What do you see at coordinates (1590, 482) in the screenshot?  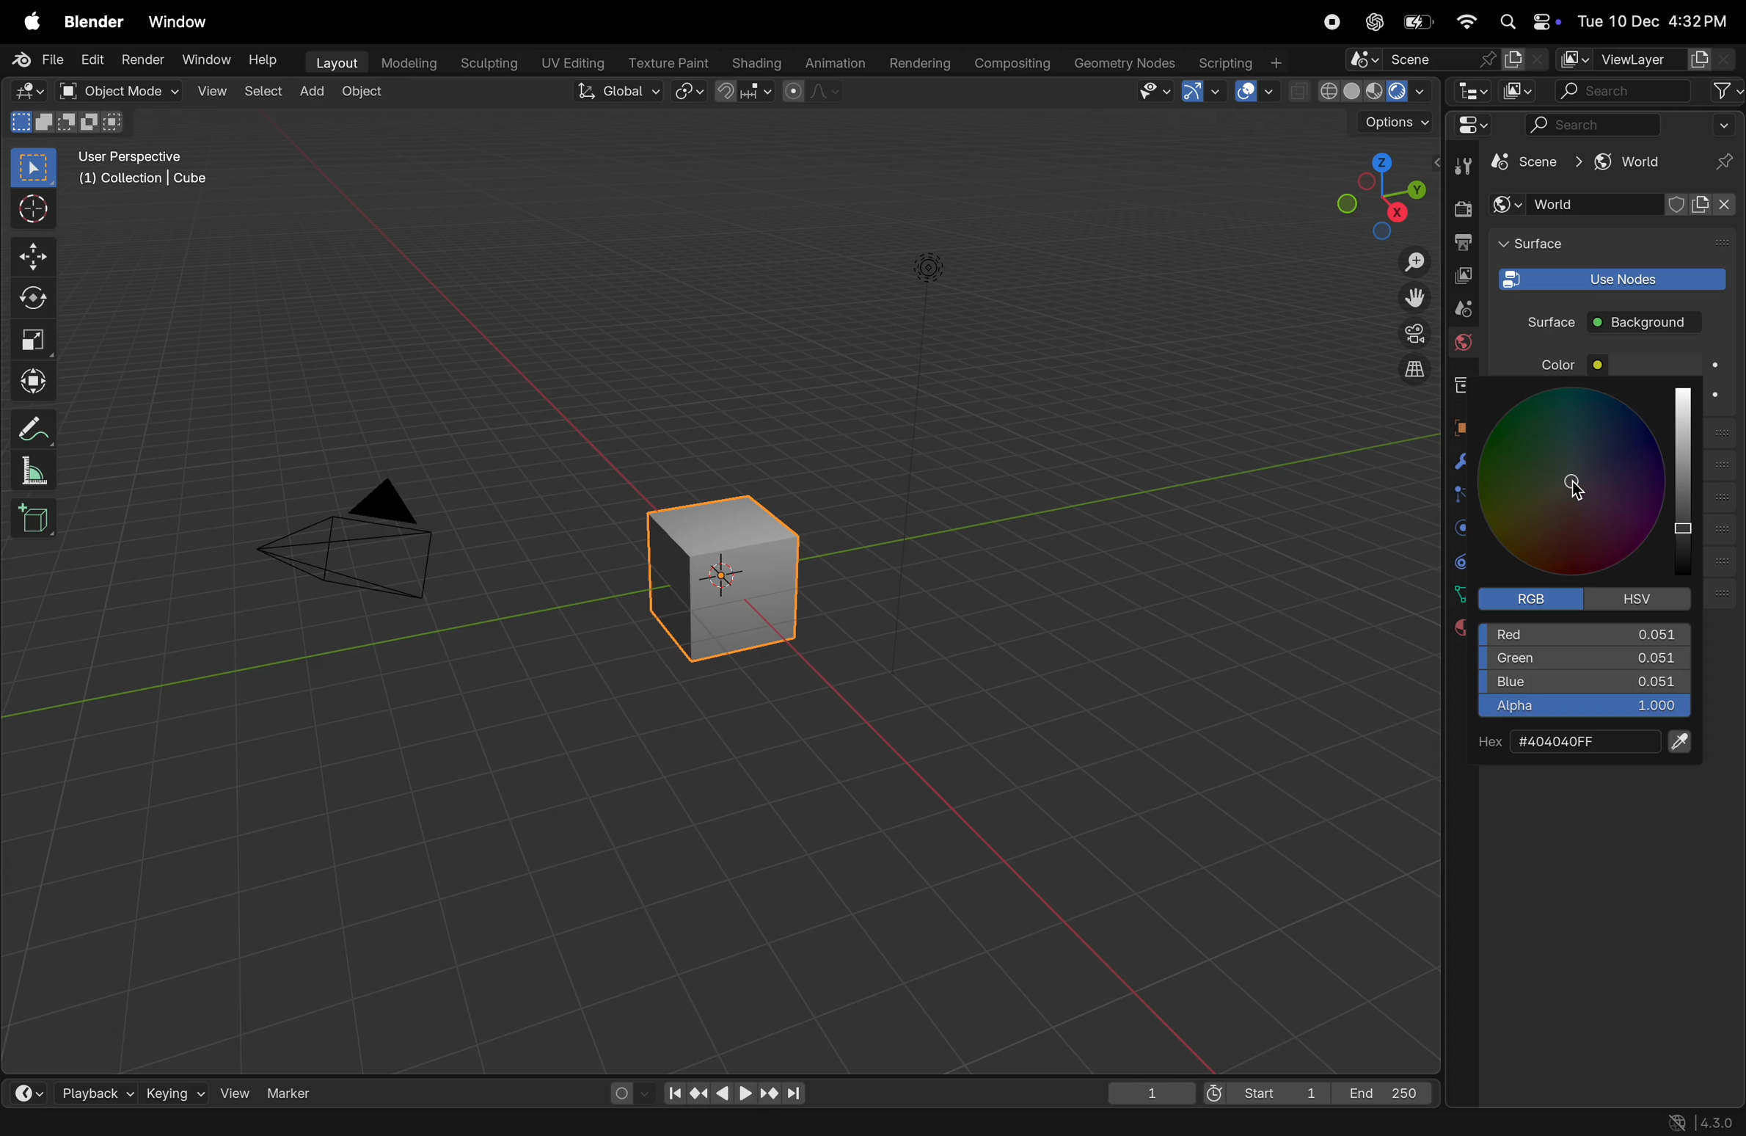 I see `color wheel` at bounding box center [1590, 482].